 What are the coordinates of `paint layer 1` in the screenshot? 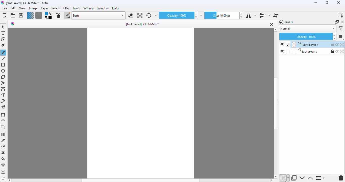 It's located at (305, 44).